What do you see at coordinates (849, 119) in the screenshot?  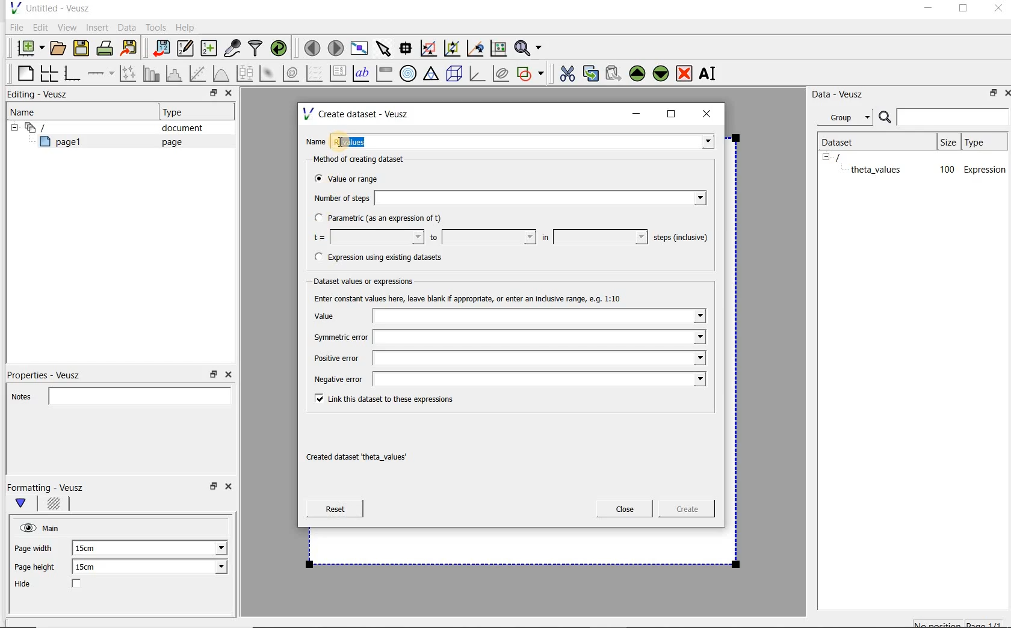 I see `Group` at bounding box center [849, 119].